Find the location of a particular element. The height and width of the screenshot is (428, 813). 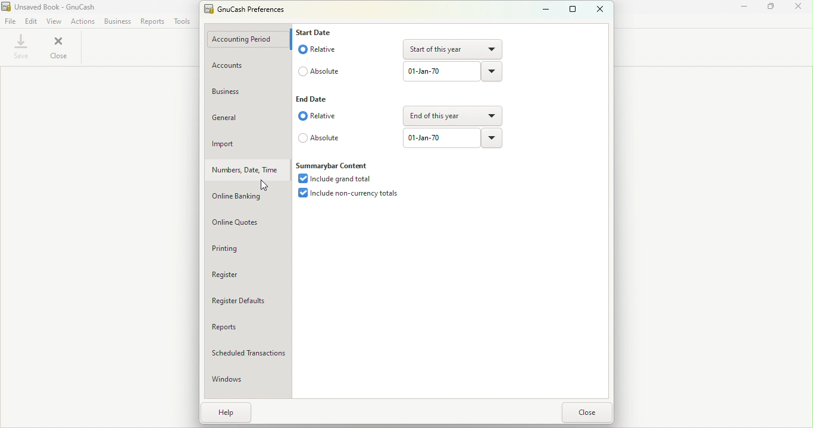

Reports is located at coordinates (154, 22).